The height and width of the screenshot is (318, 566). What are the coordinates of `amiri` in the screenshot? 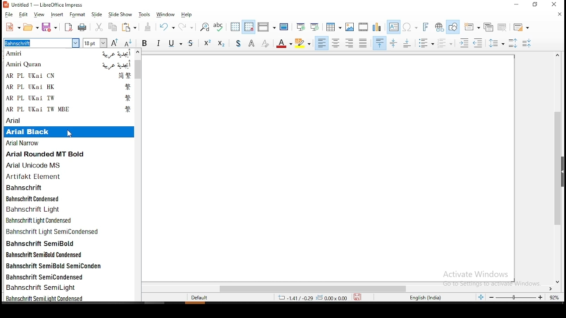 It's located at (70, 54).